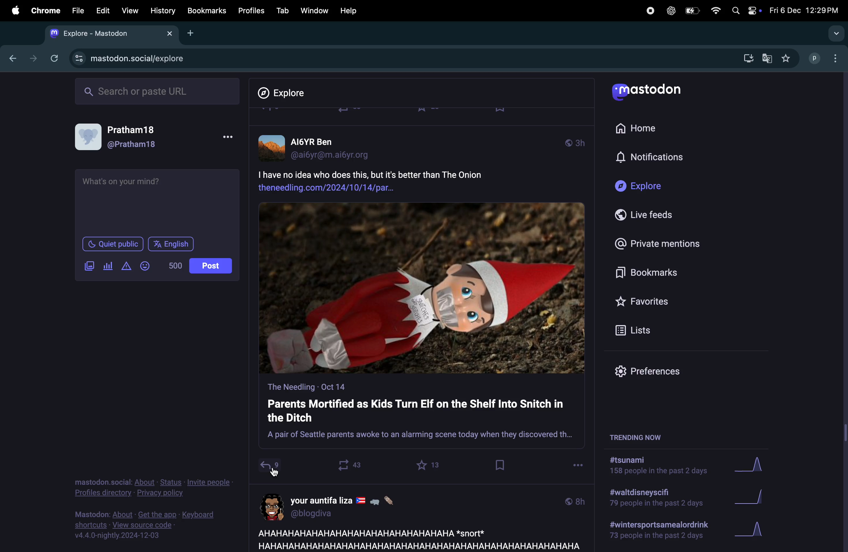 The image size is (848, 552). Describe the element at coordinates (422, 288) in the screenshot. I see `image` at that location.